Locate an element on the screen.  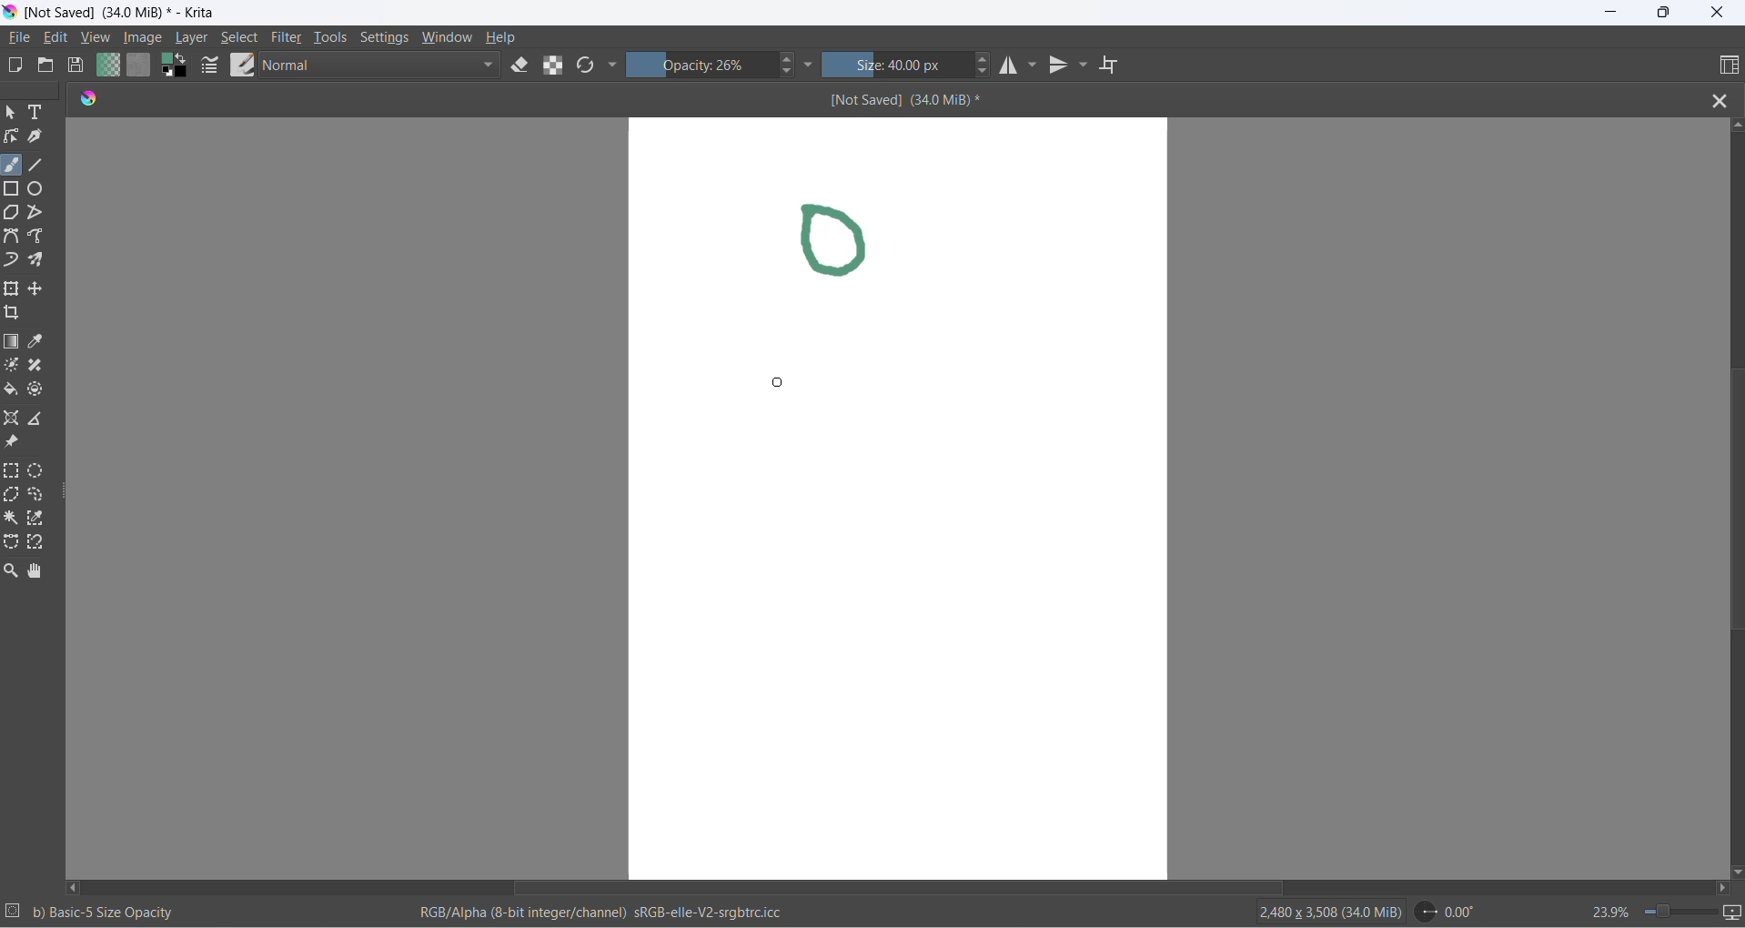
image is located at coordinates (144, 38).